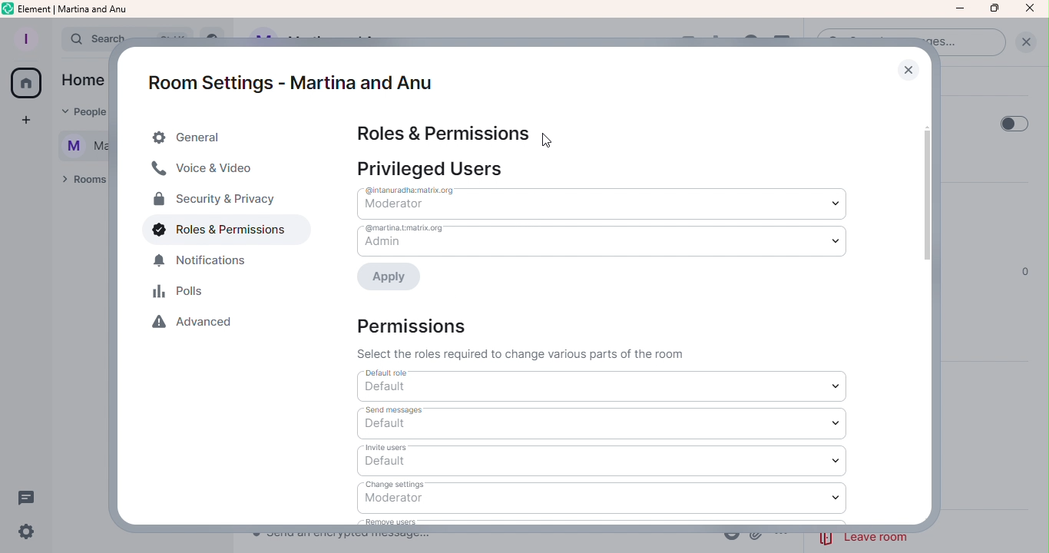  What do you see at coordinates (604, 497) in the screenshot?
I see `Change Settings` at bounding box center [604, 497].